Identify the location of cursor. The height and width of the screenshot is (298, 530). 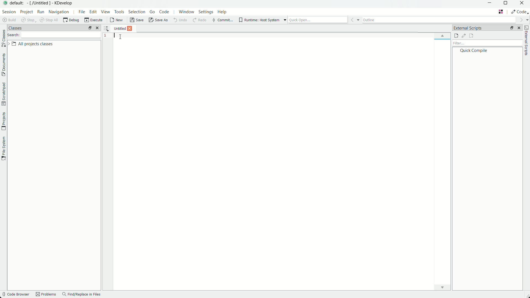
(109, 17).